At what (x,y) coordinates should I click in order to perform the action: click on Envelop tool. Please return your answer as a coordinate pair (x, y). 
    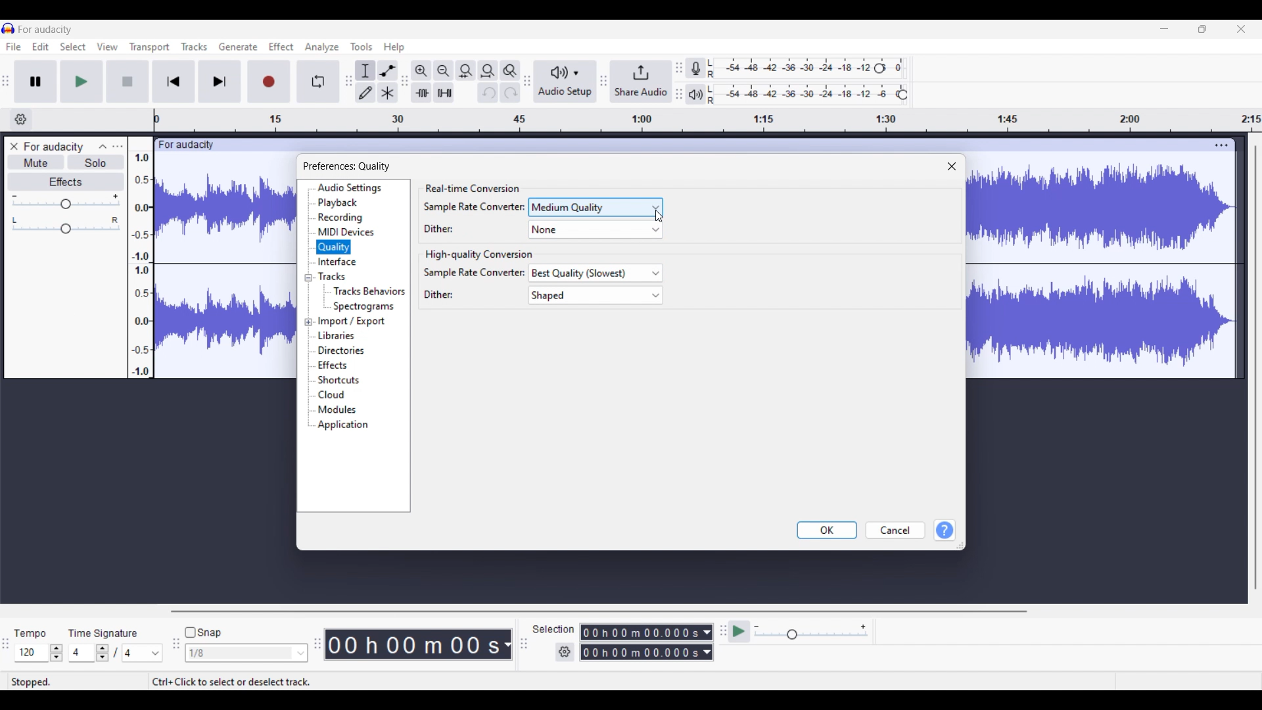
    Looking at the image, I should click on (388, 70).